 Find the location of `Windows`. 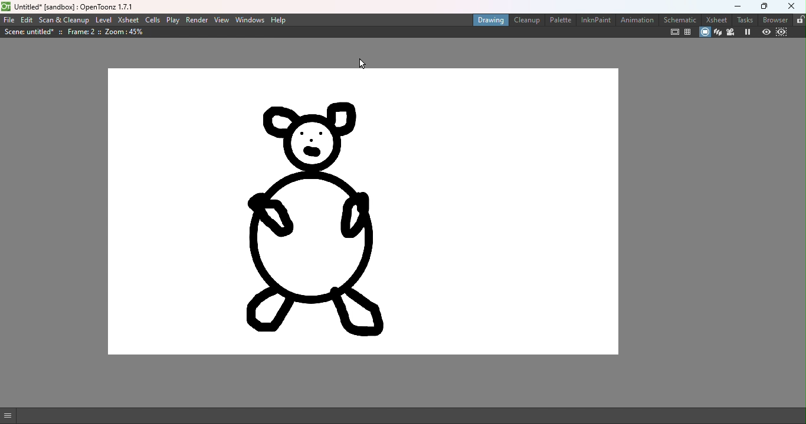

Windows is located at coordinates (250, 20).